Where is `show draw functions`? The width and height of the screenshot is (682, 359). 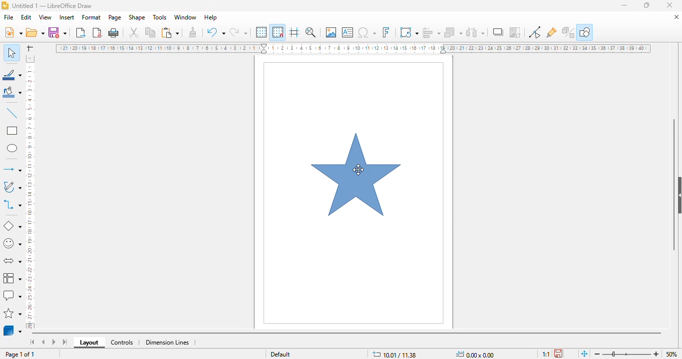
show draw functions is located at coordinates (585, 32).